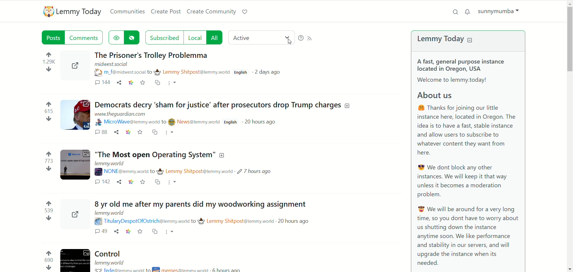 The image size is (573, 272). I want to click on English(language), so click(241, 73).